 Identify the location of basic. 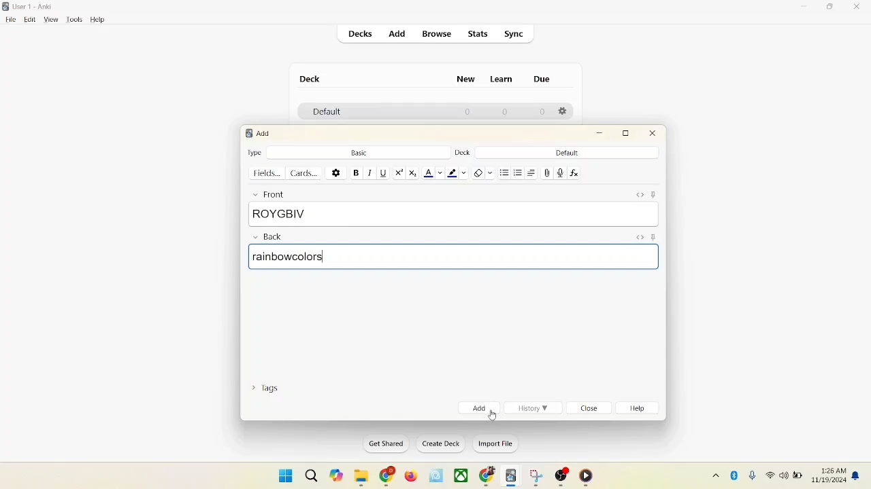
(359, 151).